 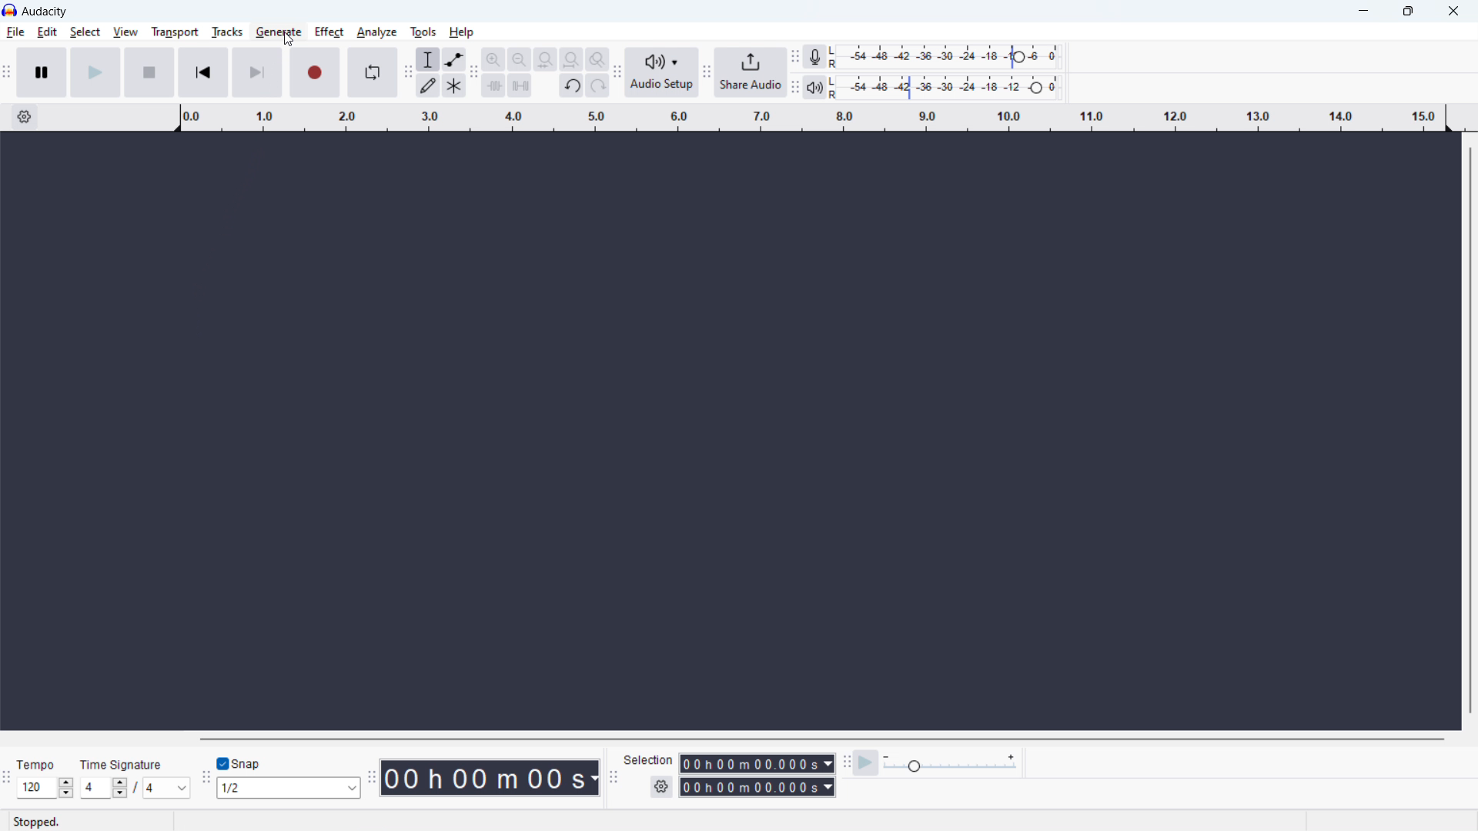 I want to click on set tempo, so click(x=45, y=788).